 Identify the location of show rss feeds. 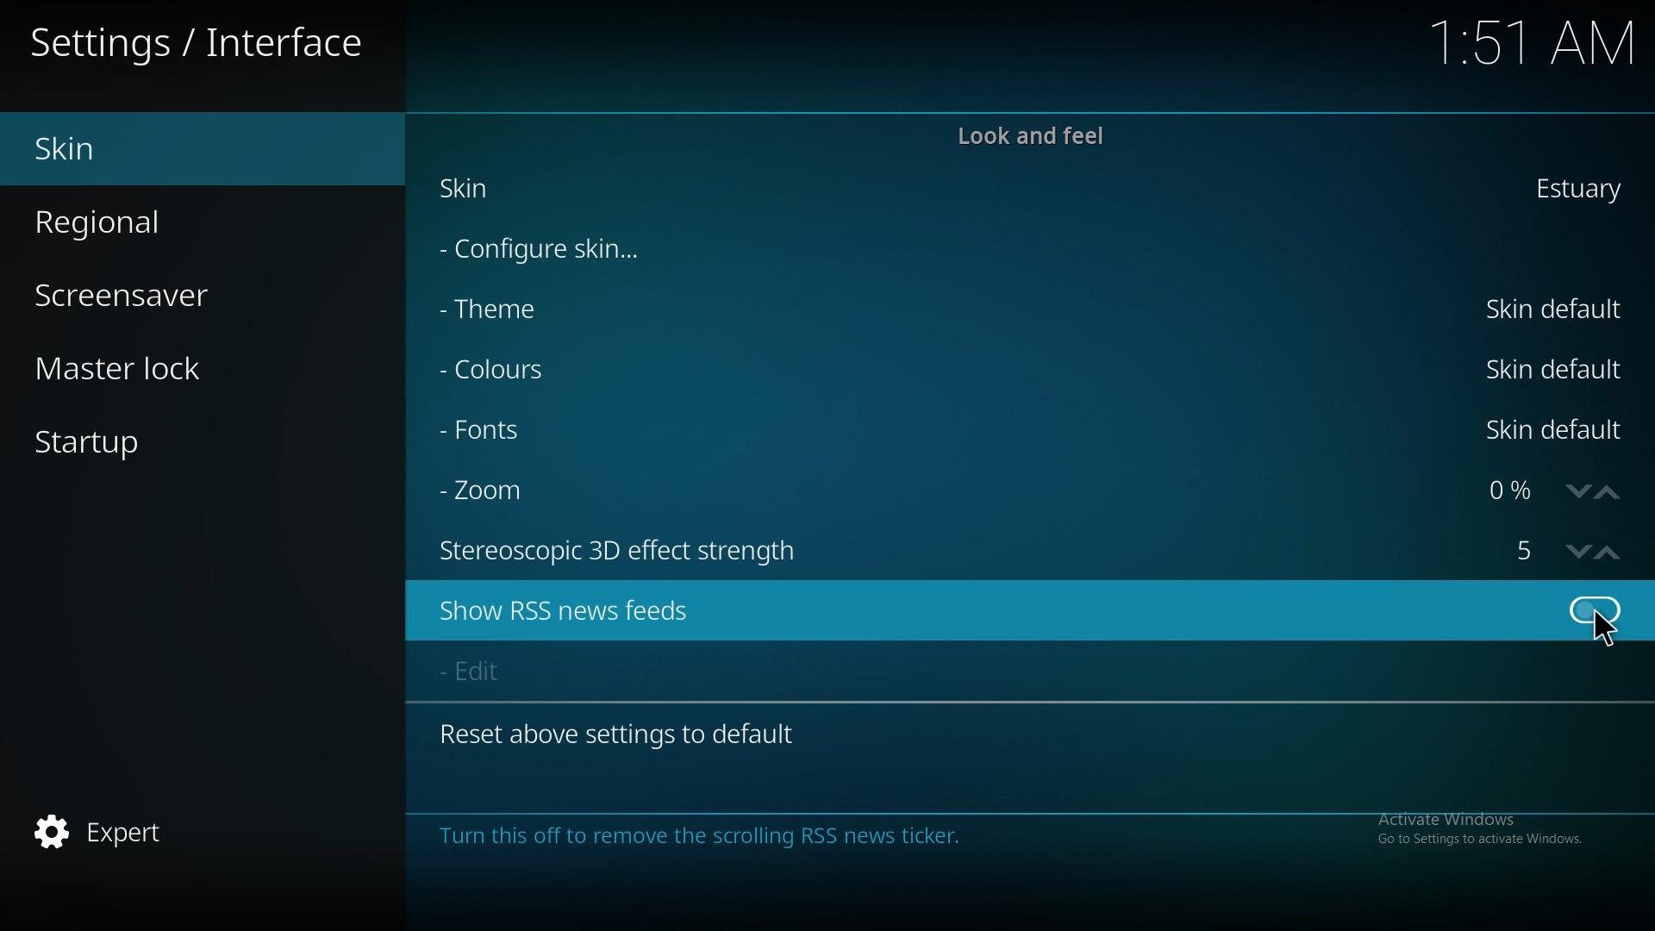
(1593, 609).